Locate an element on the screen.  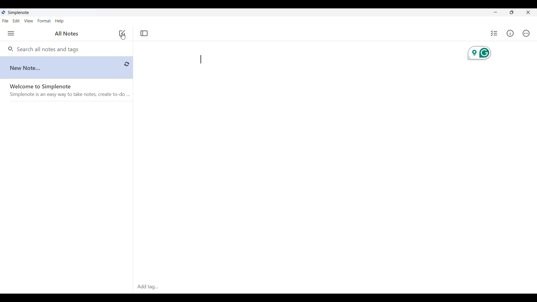
Grammarly extension is located at coordinates (479, 53).